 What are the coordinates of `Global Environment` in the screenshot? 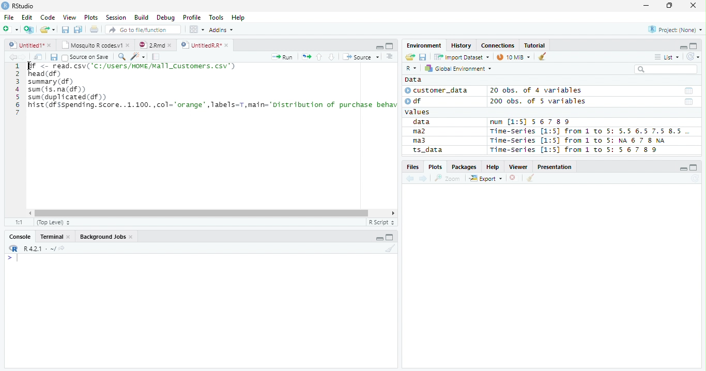 It's located at (458, 68).